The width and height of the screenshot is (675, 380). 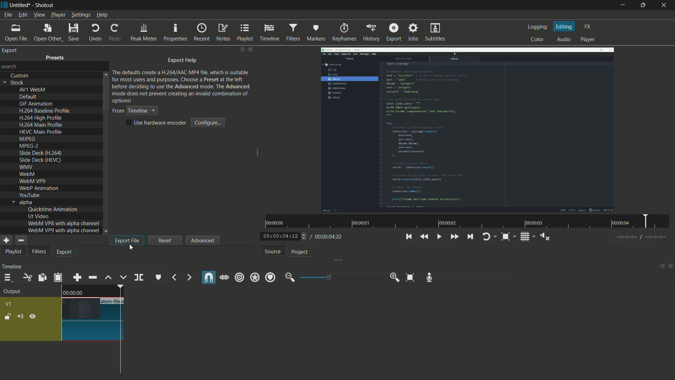 What do you see at coordinates (28, 97) in the screenshot?
I see `default` at bounding box center [28, 97].